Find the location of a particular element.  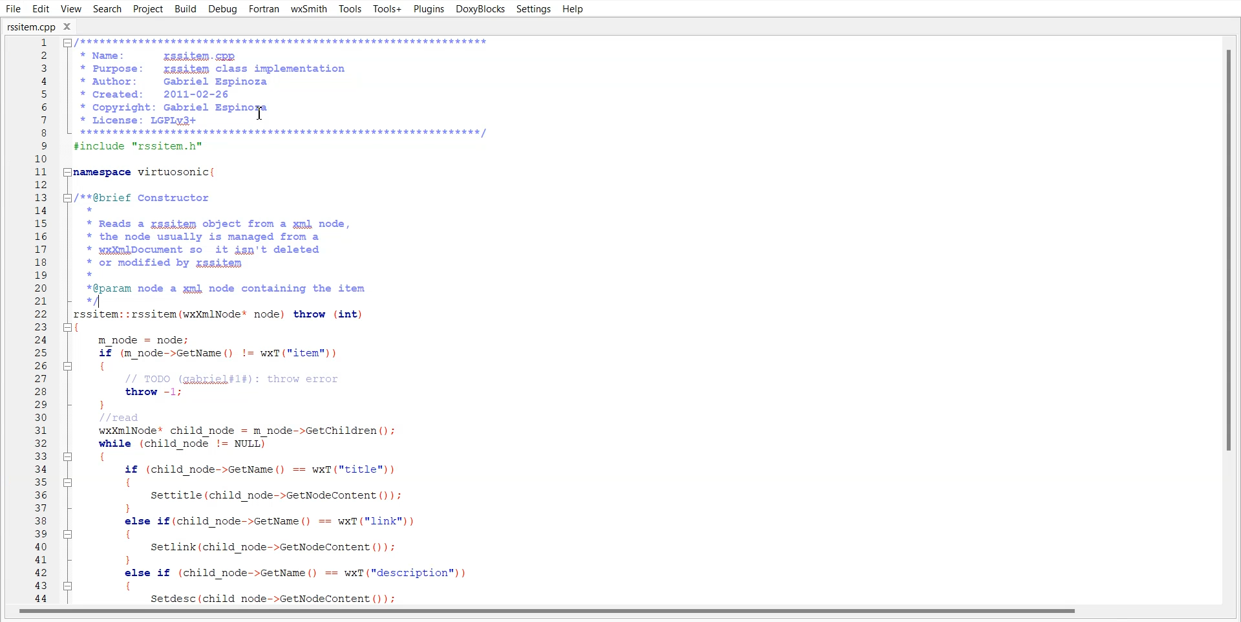

Collapse is located at coordinates (69, 534).